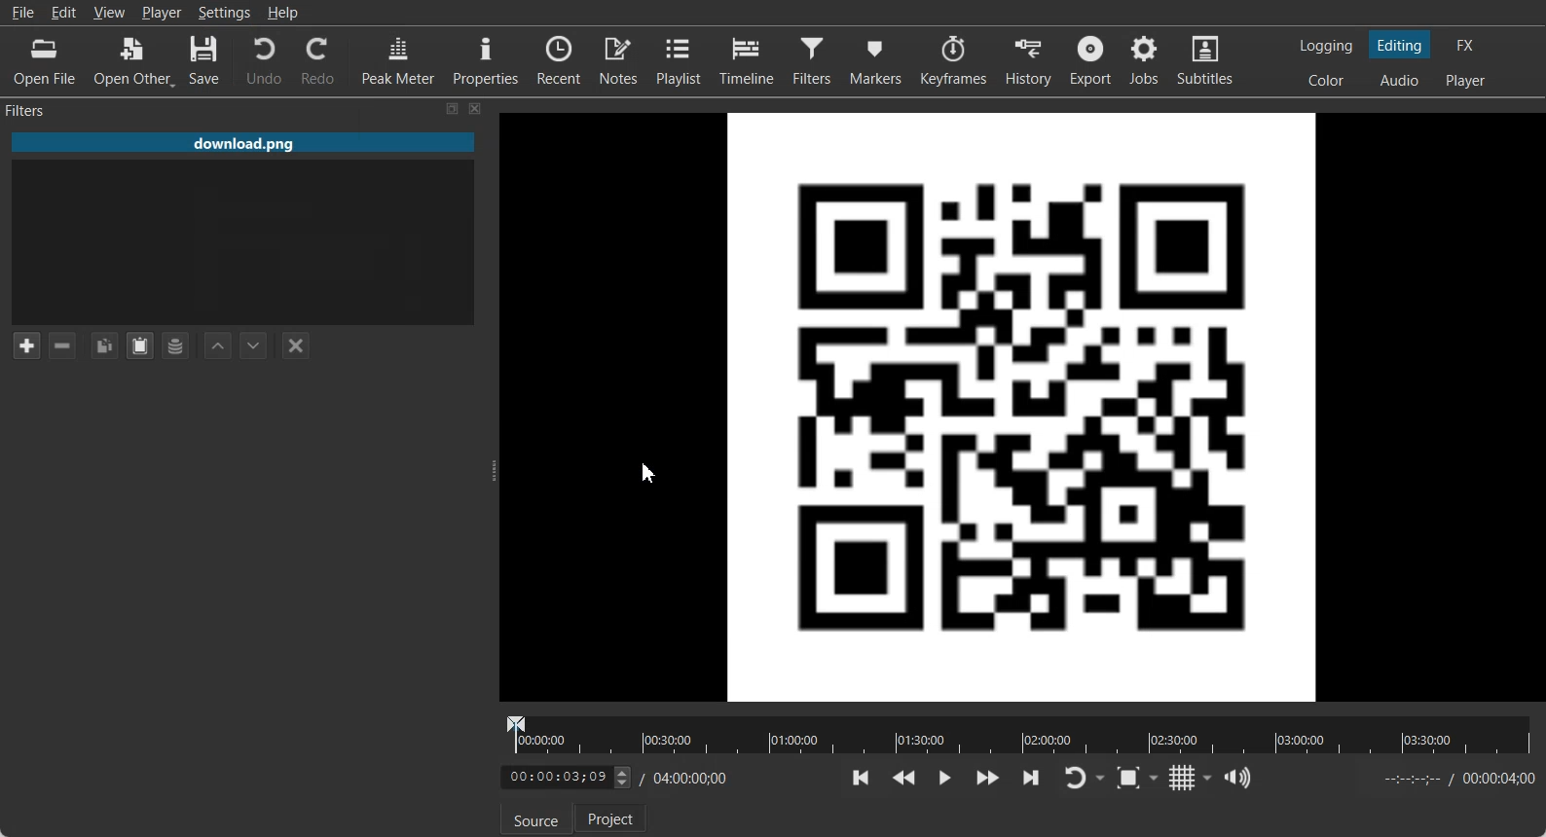 The height and width of the screenshot is (837, 1546). I want to click on Time change, so click(571, 776).